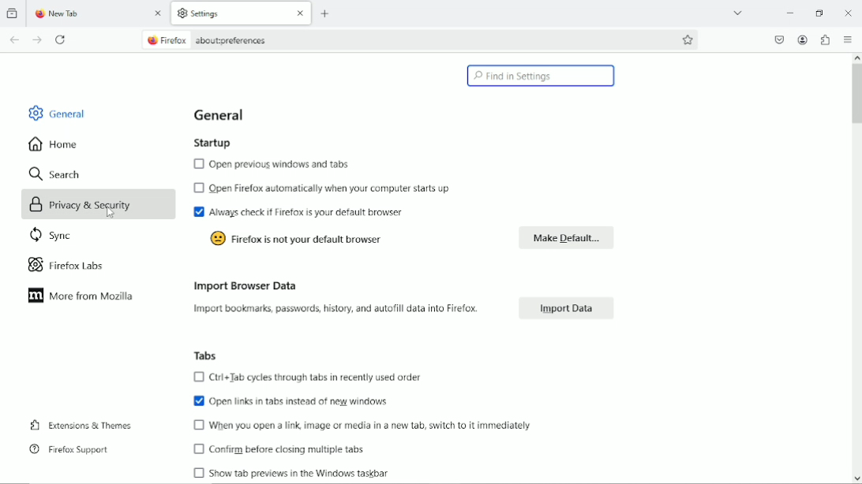 This screenshot has height=484, width=862. What do you see at coordinates (199, 213) in the screenshot?
I see `enable checkbox` at bounding box center [199, 213].